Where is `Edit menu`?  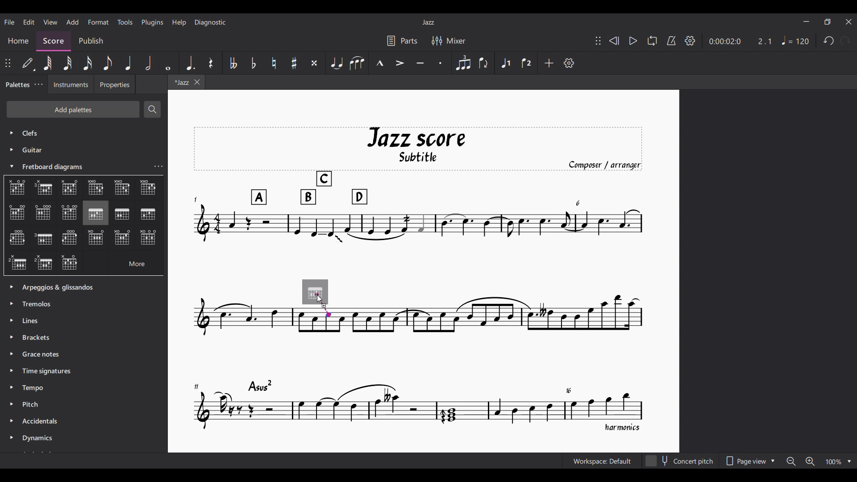 Edit menu is located at coordinates (29, 22).